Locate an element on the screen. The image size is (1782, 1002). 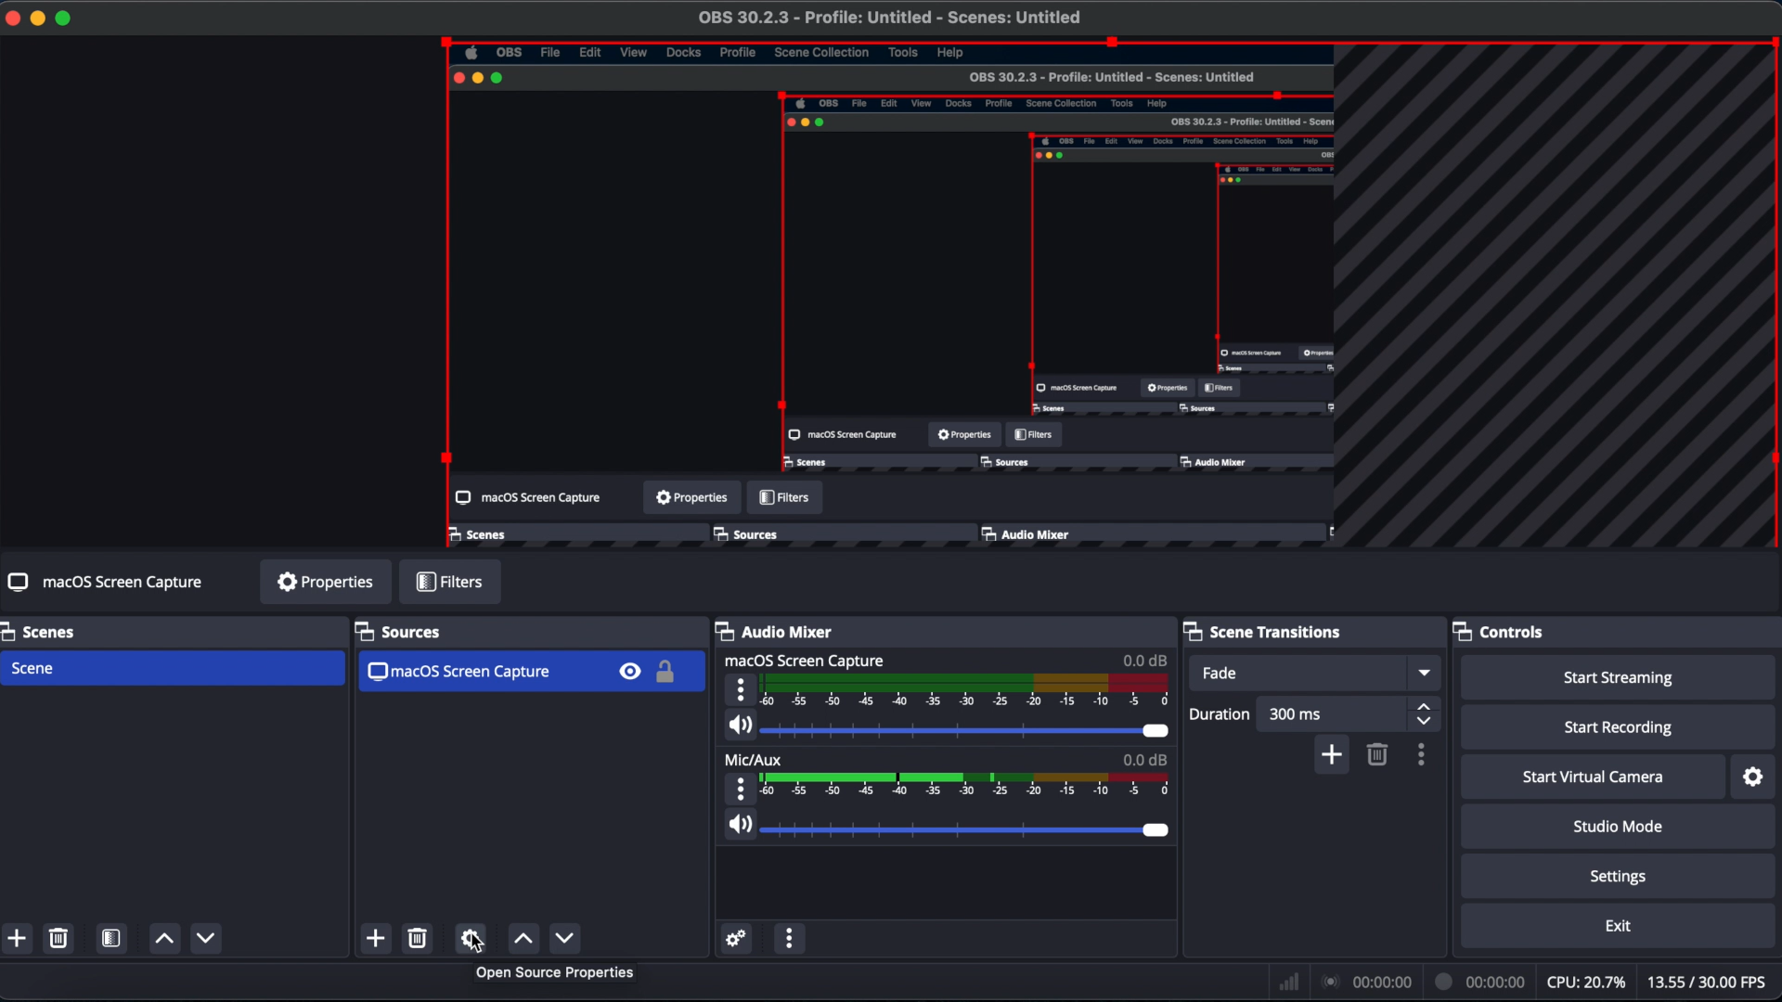
configurable transition properties is located at coordinates (1423, 755).